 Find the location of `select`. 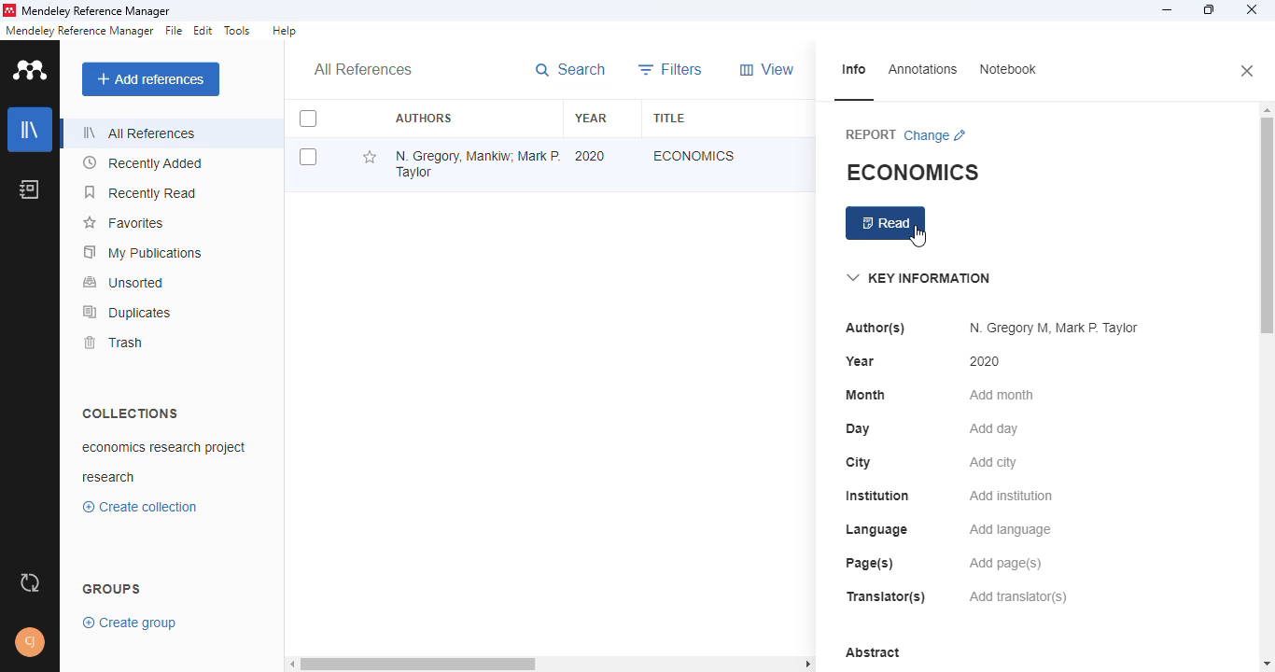

select is located at coordinates (308, 157).